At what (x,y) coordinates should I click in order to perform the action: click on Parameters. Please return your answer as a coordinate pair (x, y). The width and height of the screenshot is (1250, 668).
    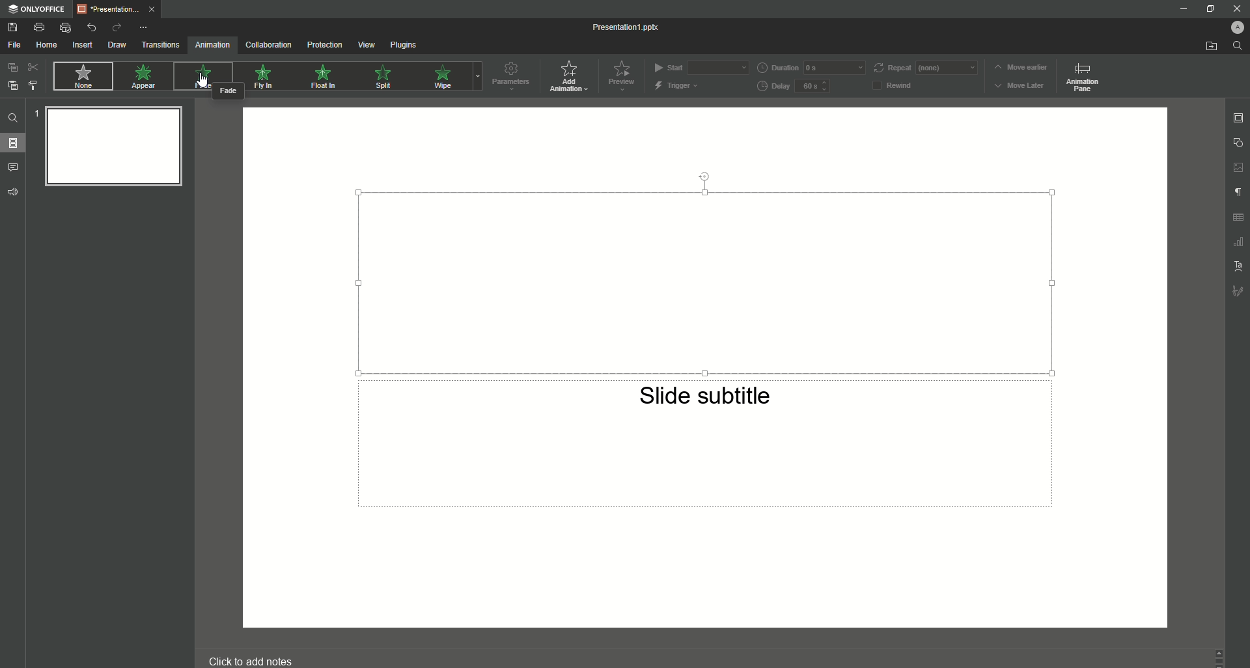
    Looking at the image, I should click on (514, 77).